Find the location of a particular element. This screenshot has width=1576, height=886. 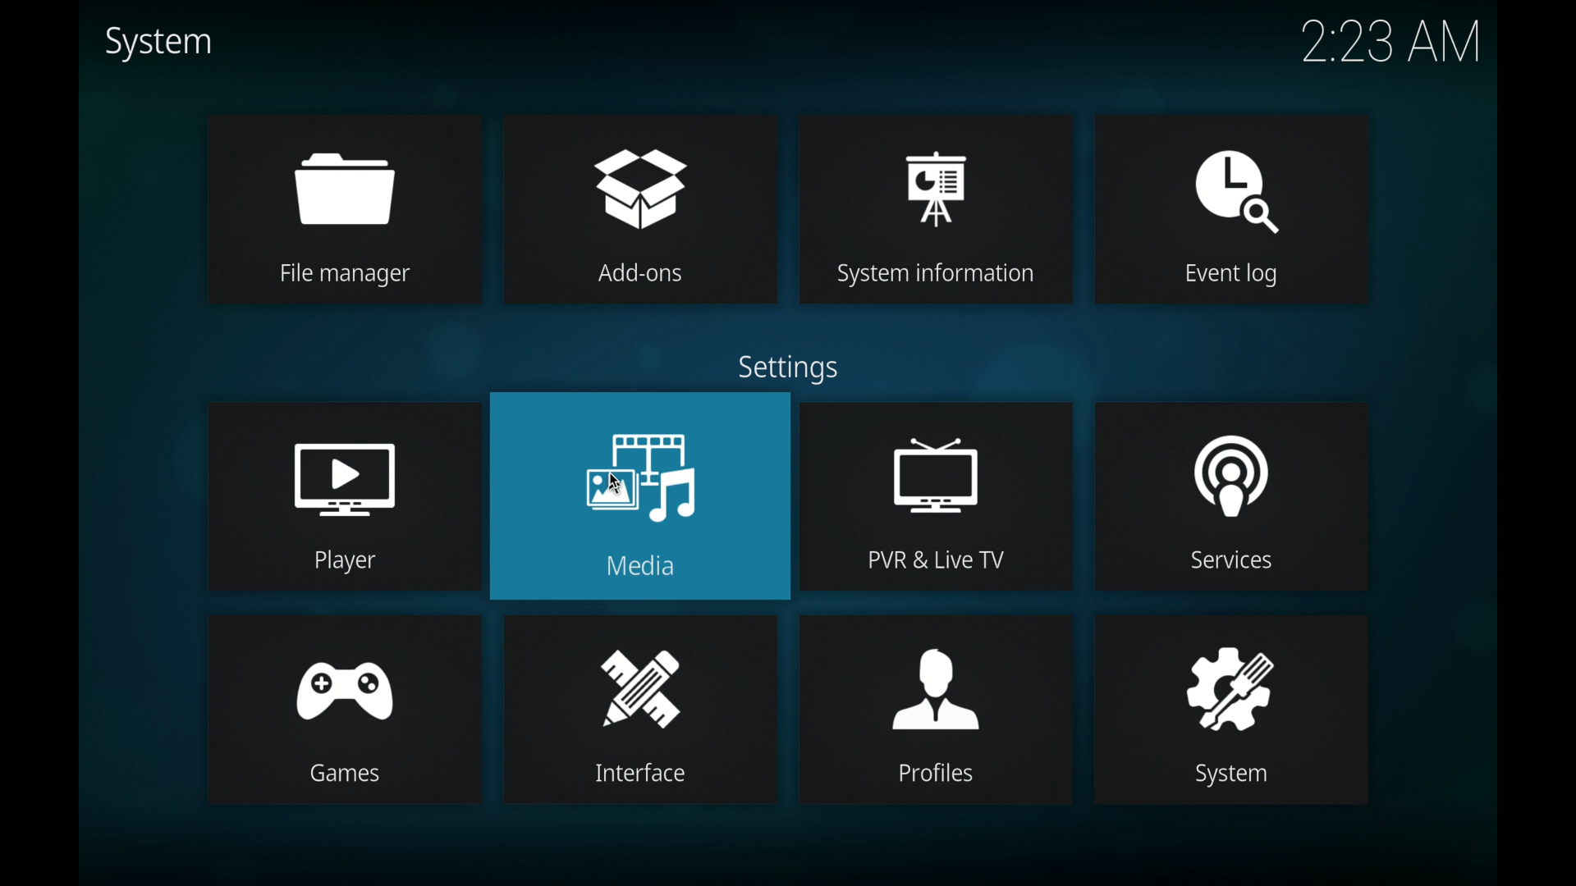

interface is located at coordinates (644, 678).